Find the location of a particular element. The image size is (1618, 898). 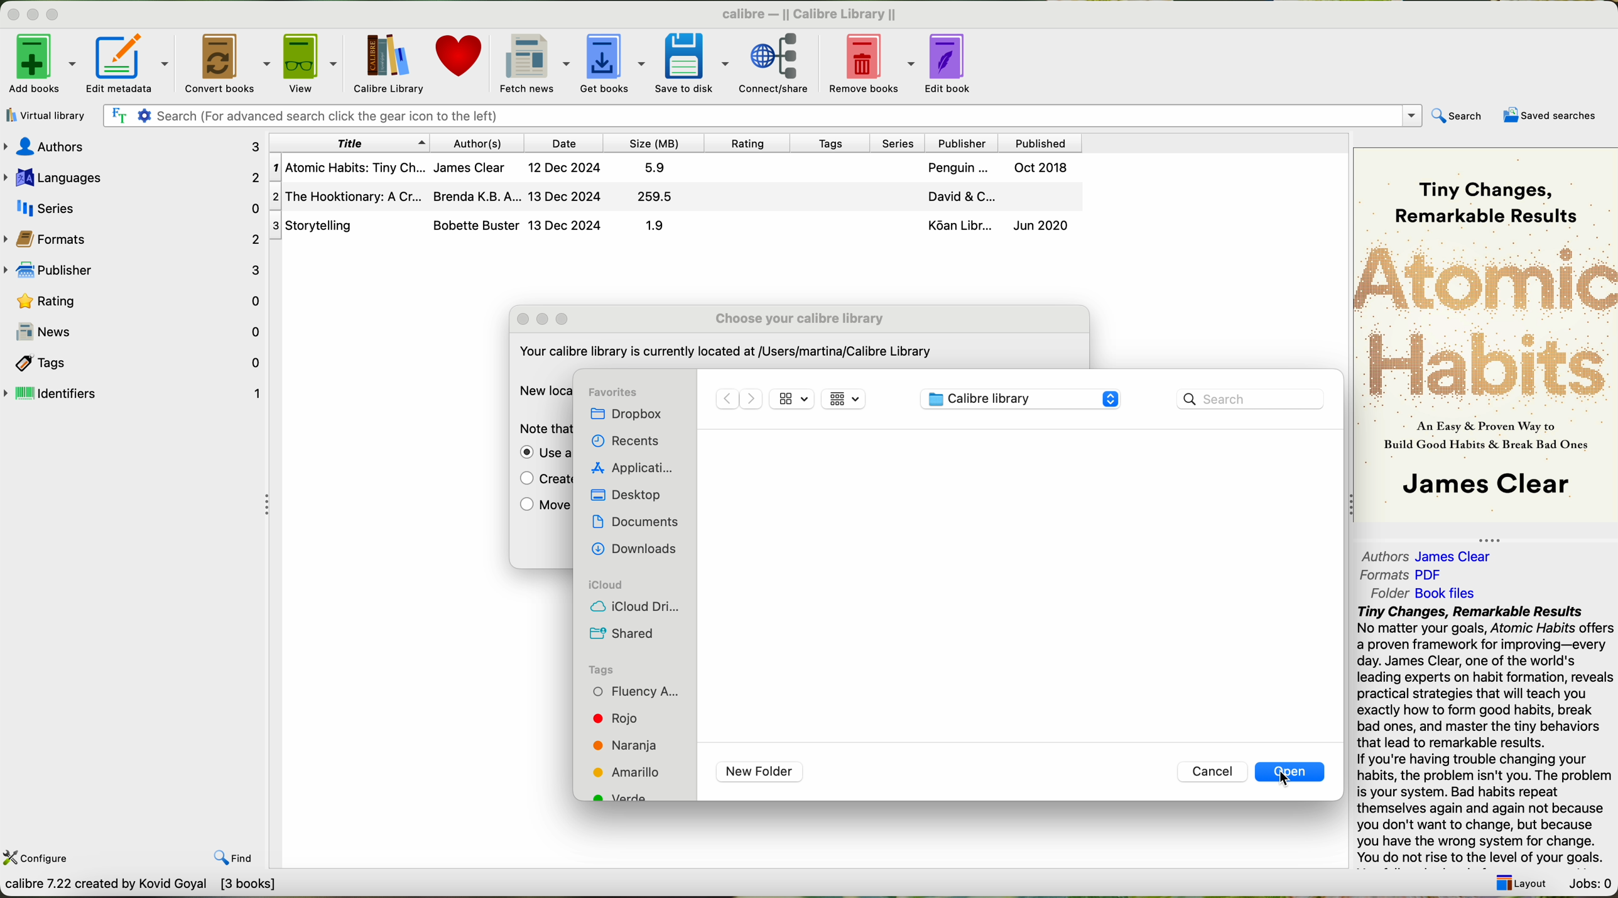

red tag is located at coordinates (642, 720).